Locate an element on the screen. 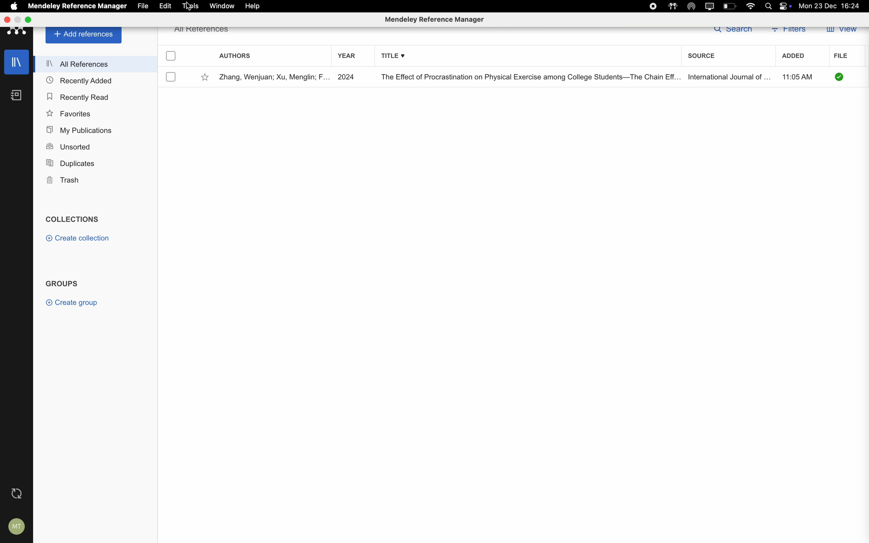  favorites is located at coordinates (70, 113).